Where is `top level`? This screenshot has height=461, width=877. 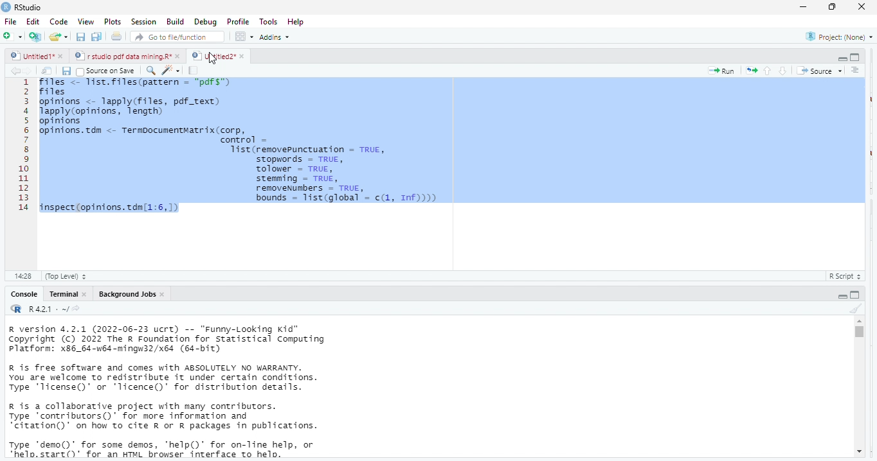 top level is located at coordinates (69, 276).